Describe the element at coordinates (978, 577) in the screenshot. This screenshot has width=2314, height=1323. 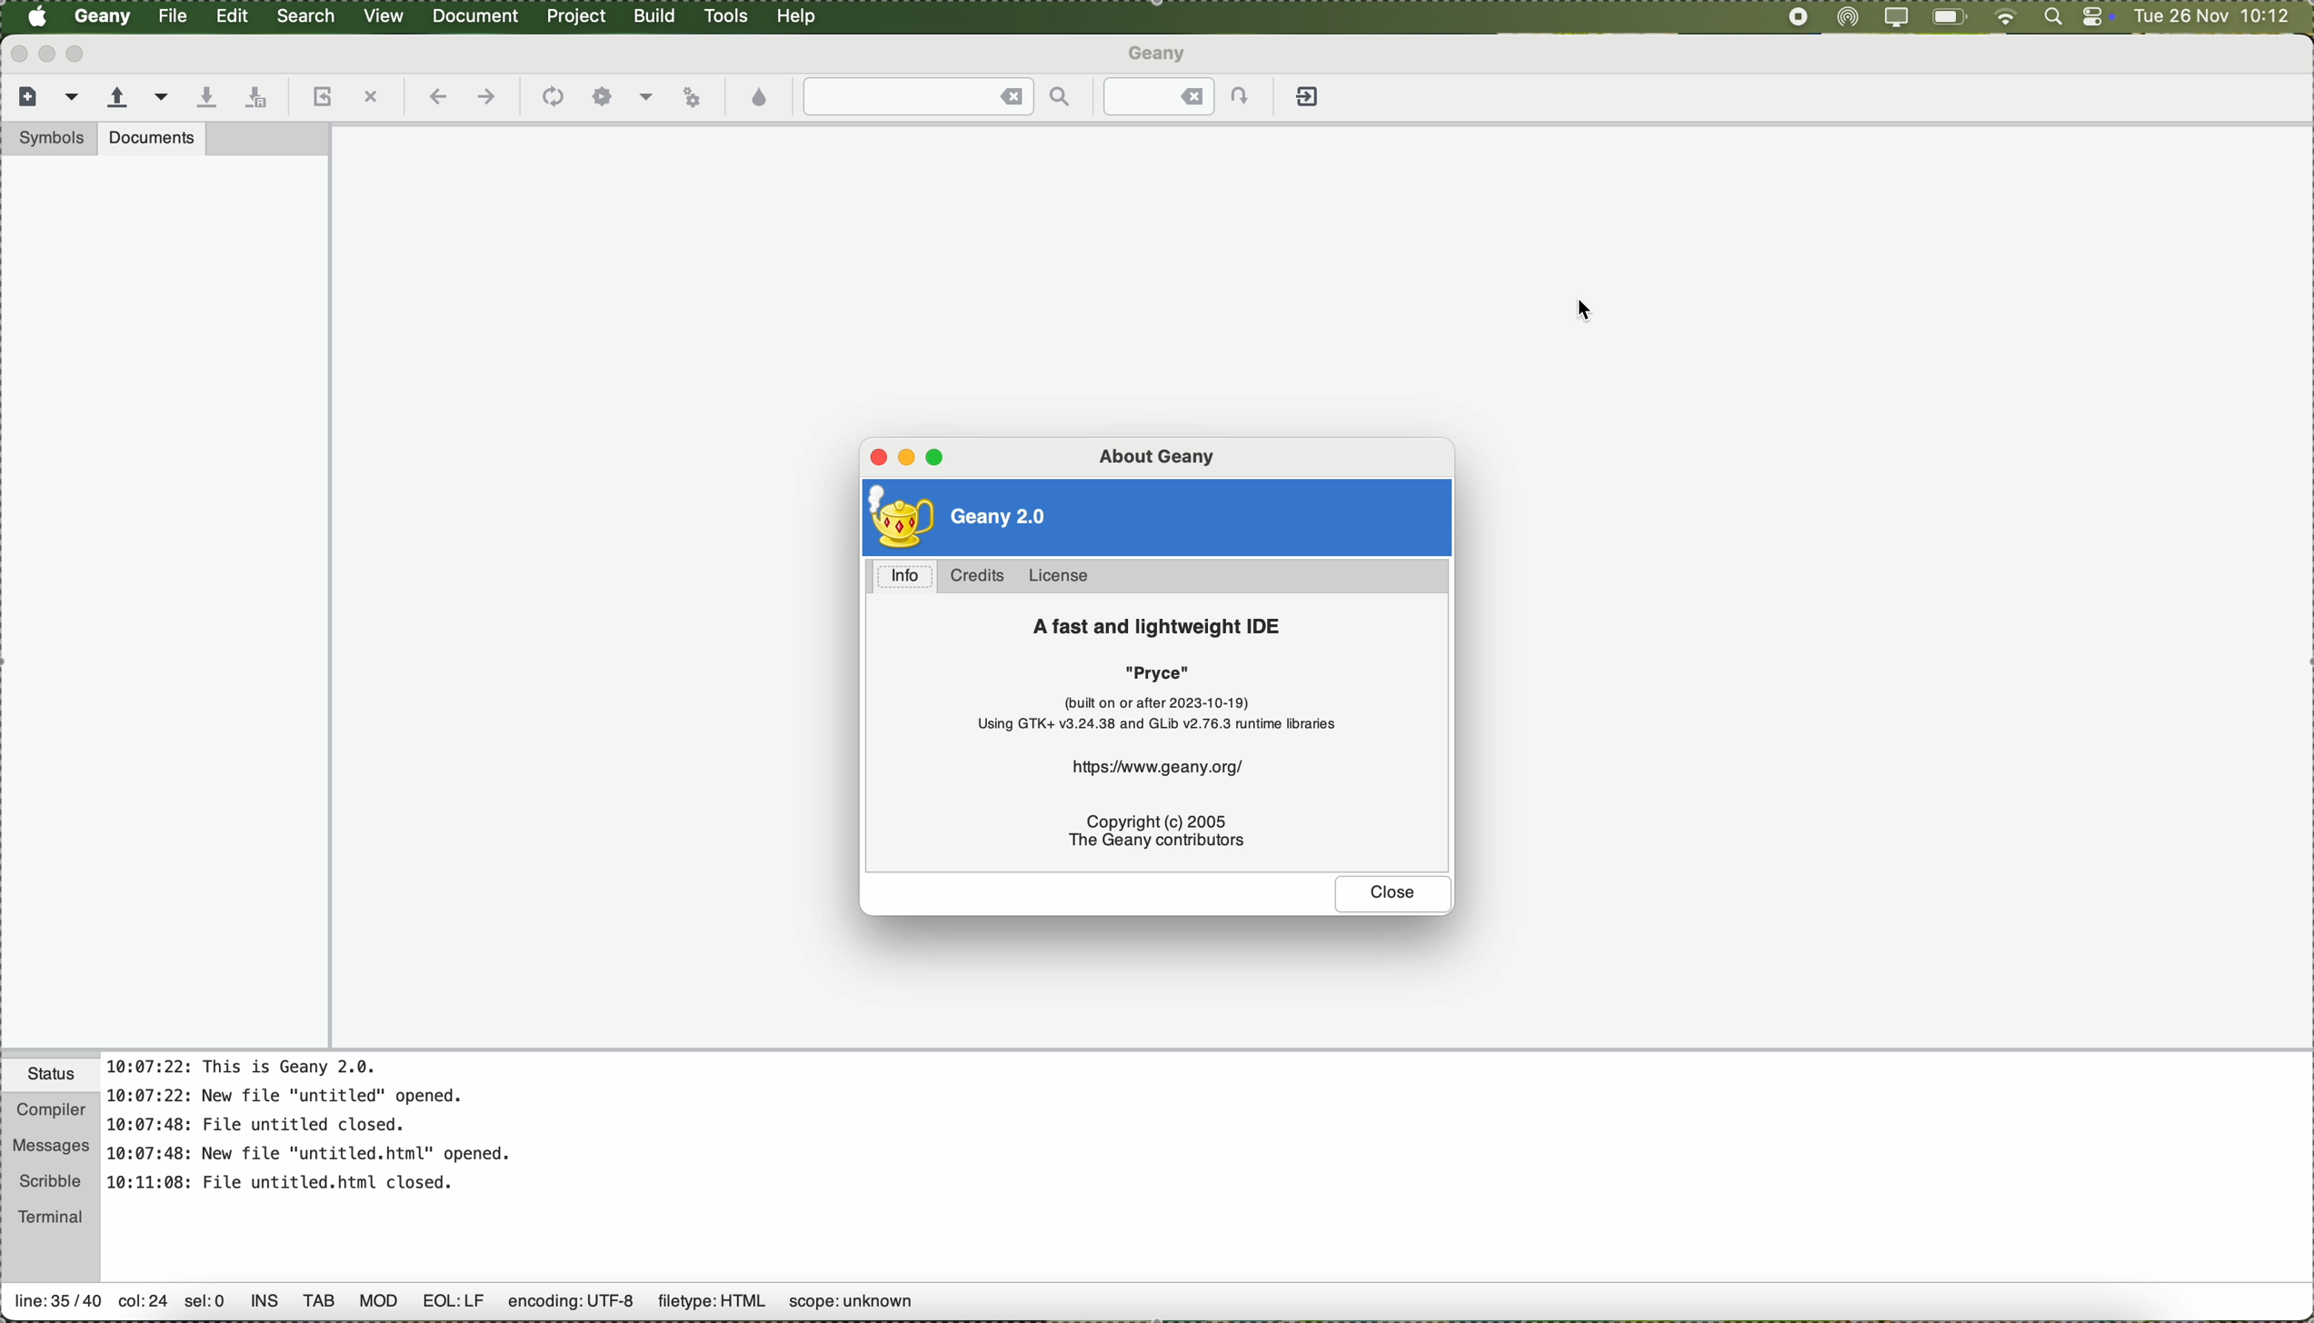
I see `credits` at that location.